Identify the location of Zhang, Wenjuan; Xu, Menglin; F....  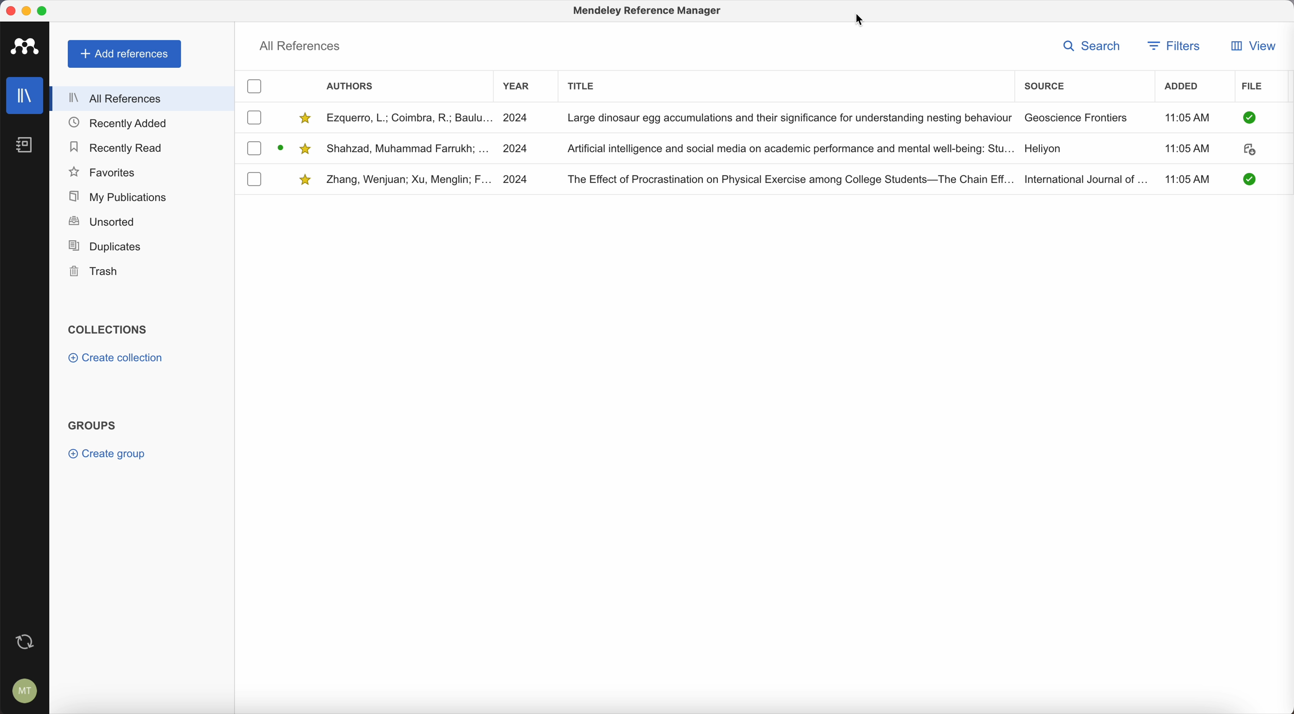
(410, 180).